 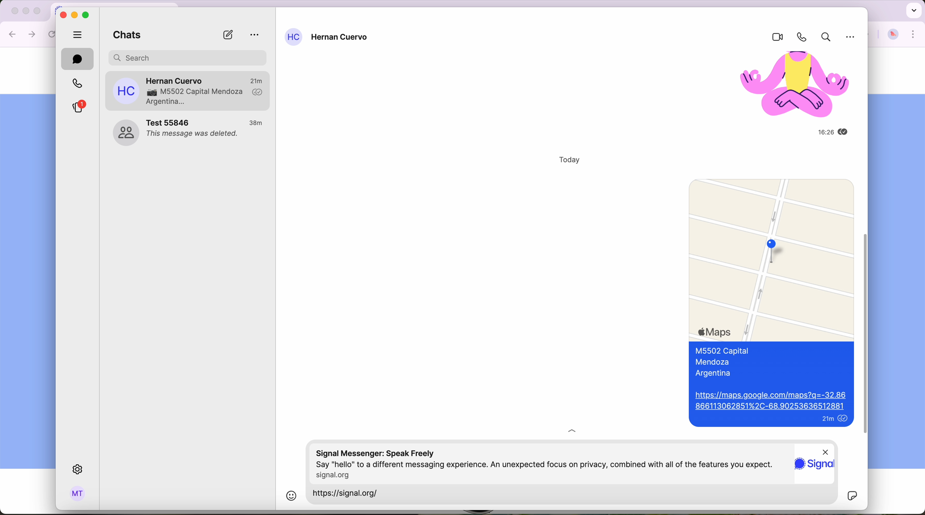 What do you see at coordinates (194, 135) in the screenshot?
I see `This message was deleted.` at bounding box center [194, 135].